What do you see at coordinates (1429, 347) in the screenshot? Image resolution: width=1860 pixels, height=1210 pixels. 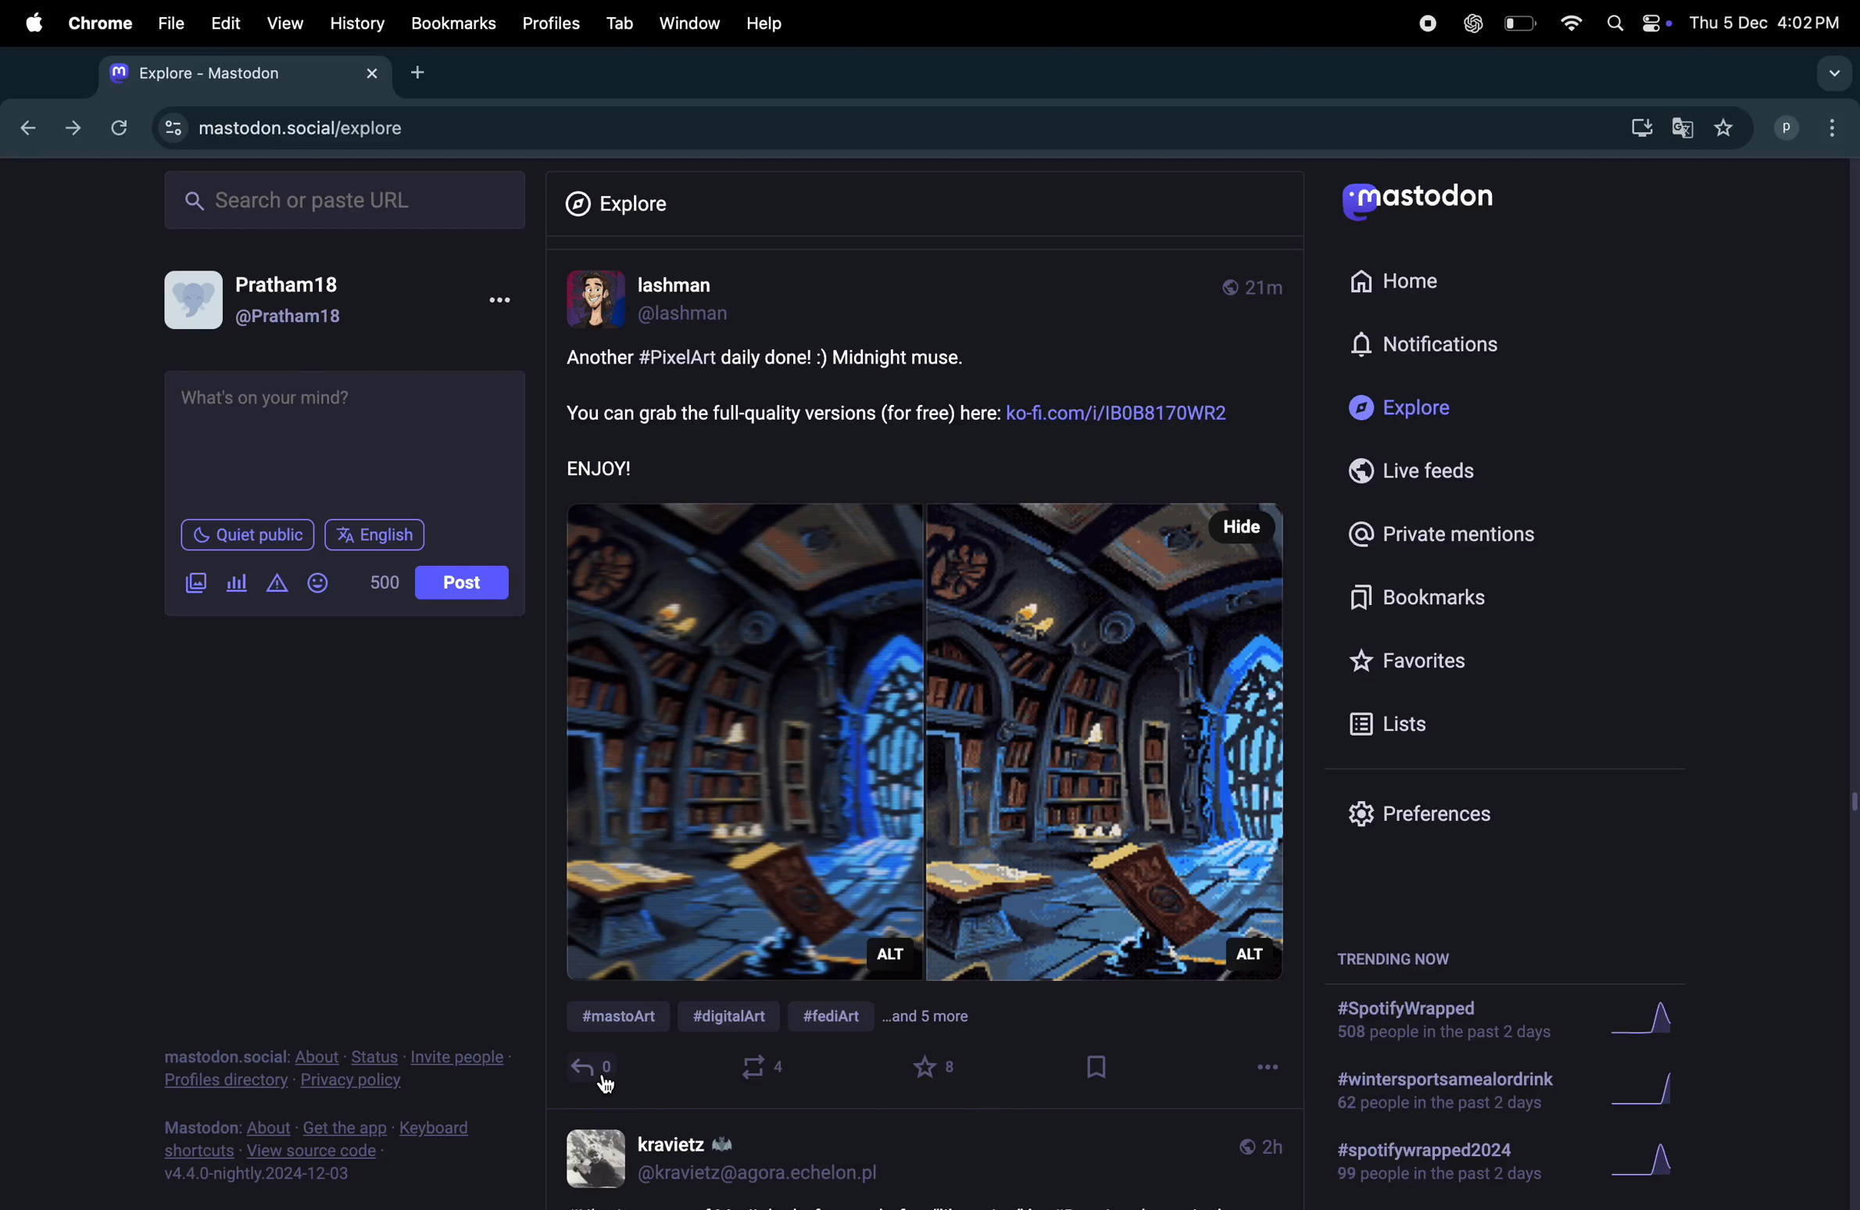 I see `notifications` at bounding box center [1429, 347].